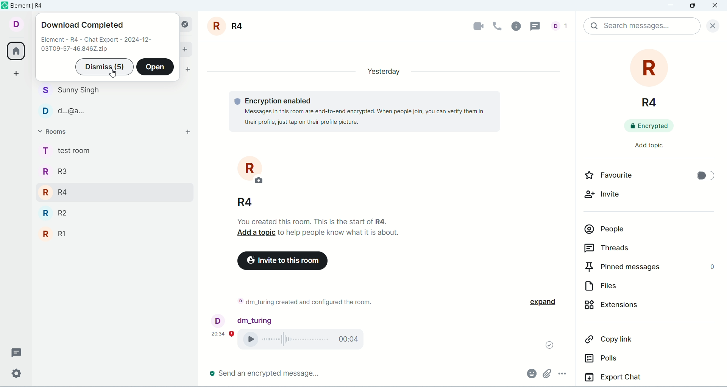 The height and width of the screenshot is (387, 727). What do you see at coordinates (702, 177) in the screenshot?
I see `toggle button` at bounding box center [702, 177].